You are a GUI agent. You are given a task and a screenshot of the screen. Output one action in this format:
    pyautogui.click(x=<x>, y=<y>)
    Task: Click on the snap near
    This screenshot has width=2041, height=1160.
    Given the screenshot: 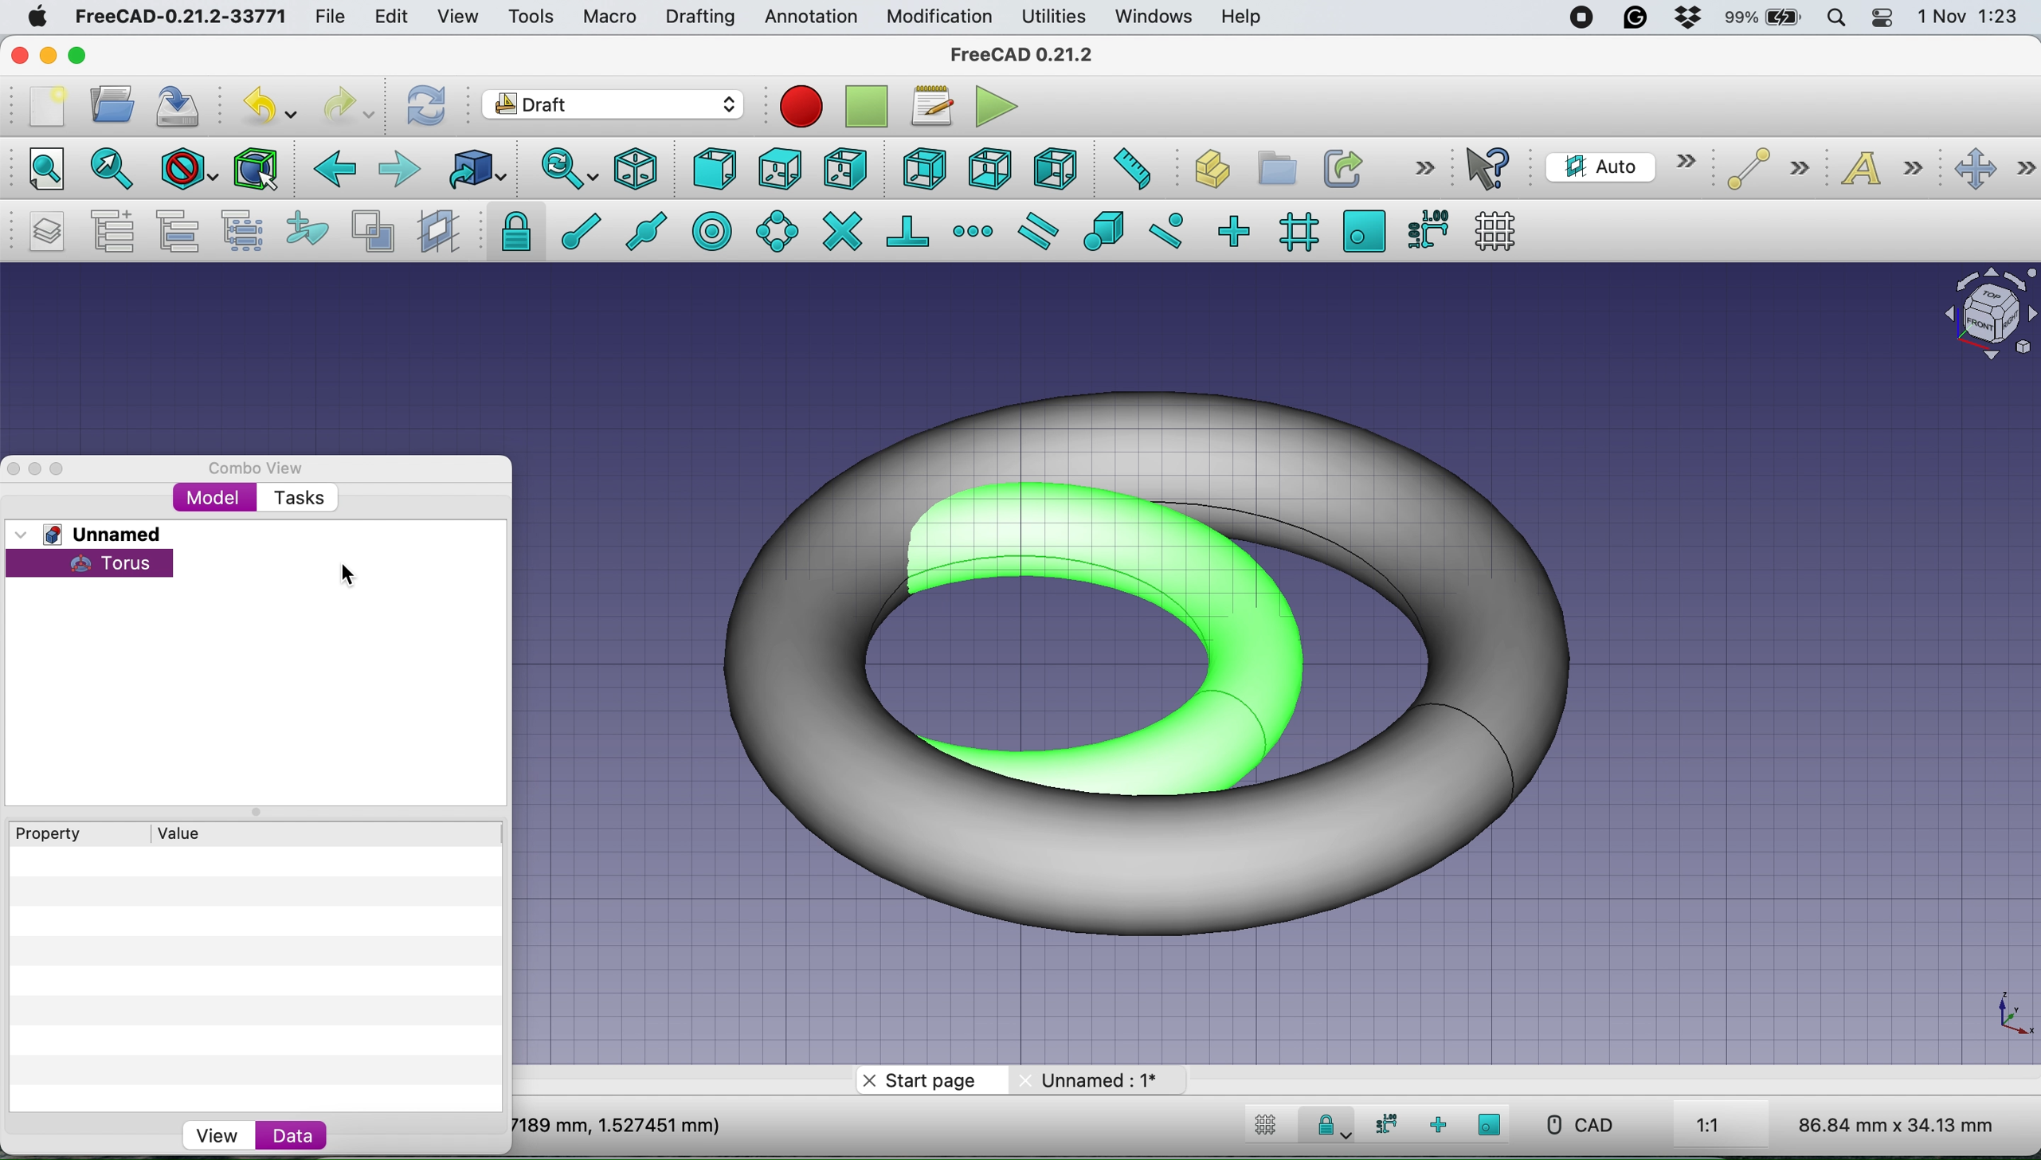 What is the action you would take?
    pyautogui.click(x=1168, y=229)
    